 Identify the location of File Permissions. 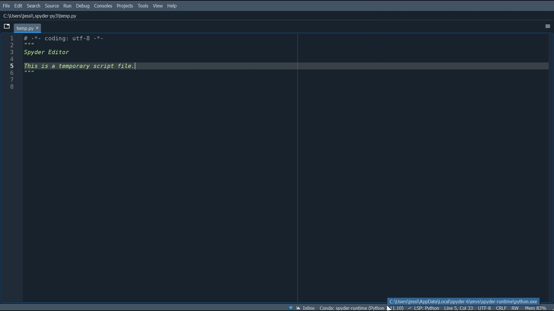
(516, 308).